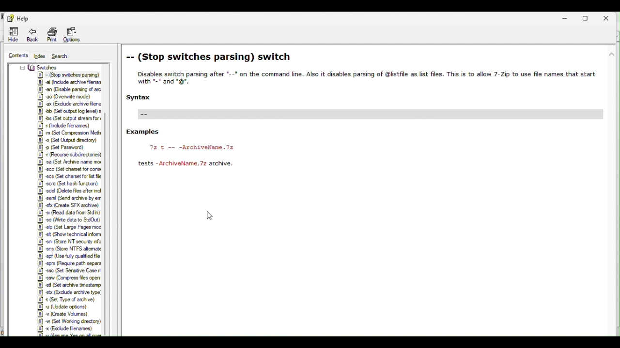  Describe the element at coordinates (70, 234) in the screenshot. I see `` at that location.